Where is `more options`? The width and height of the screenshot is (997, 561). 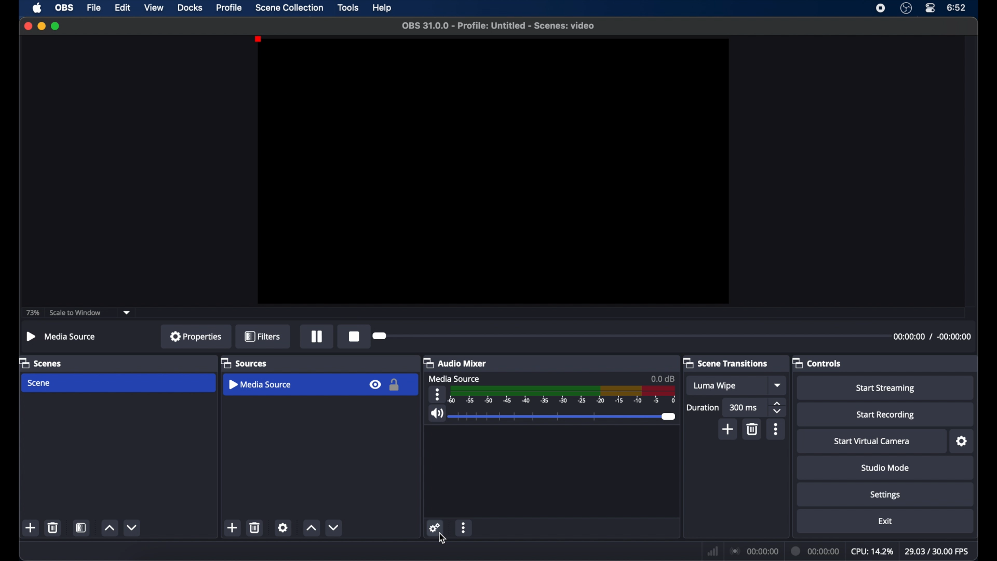
more options is located at coordinates (464, 527).